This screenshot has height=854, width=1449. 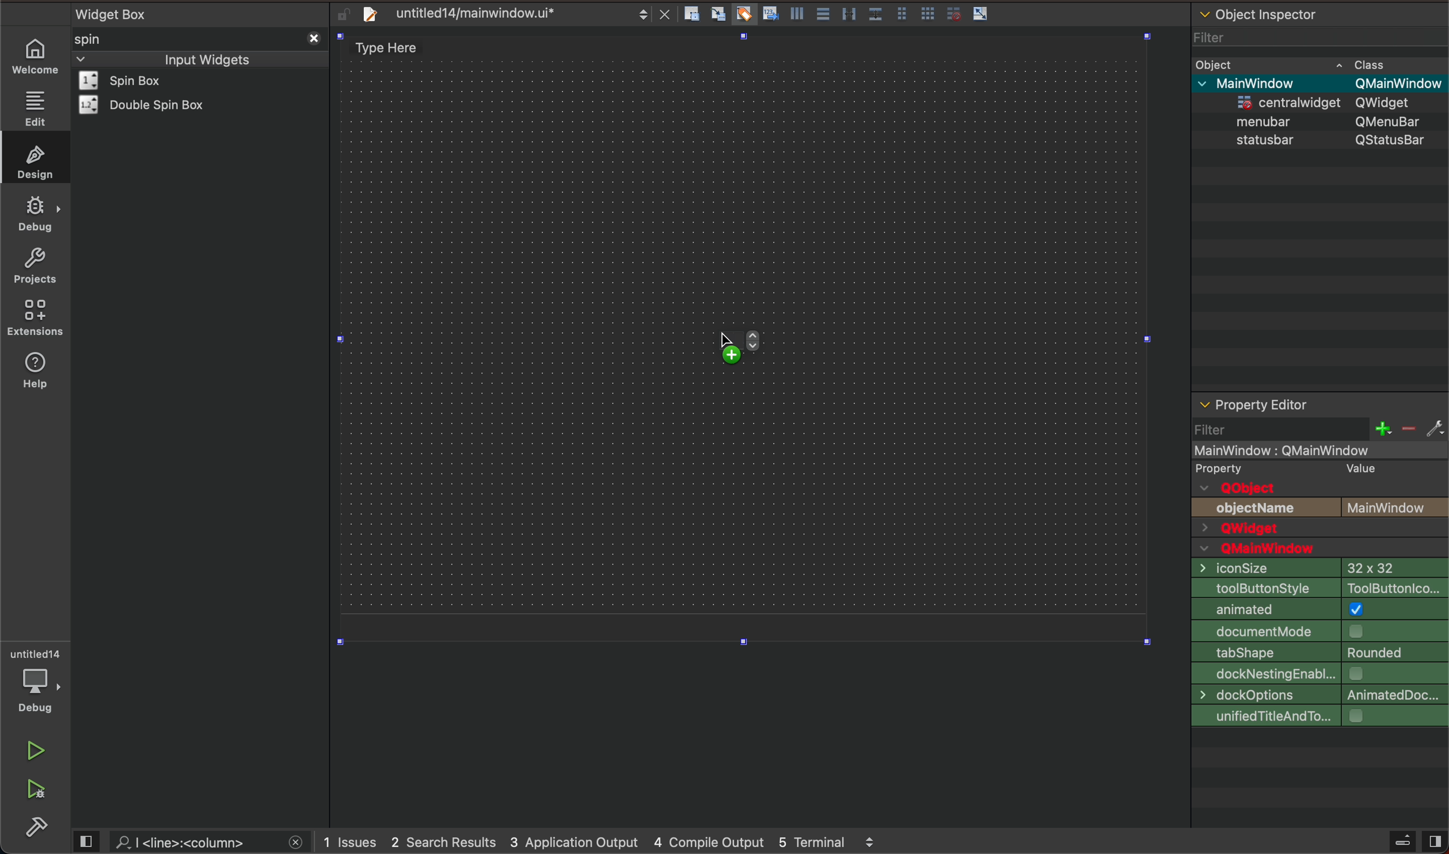 What do you see at coordinates (32, 159) in the screenshot?
I see `design` at bounding box center [32, 159].